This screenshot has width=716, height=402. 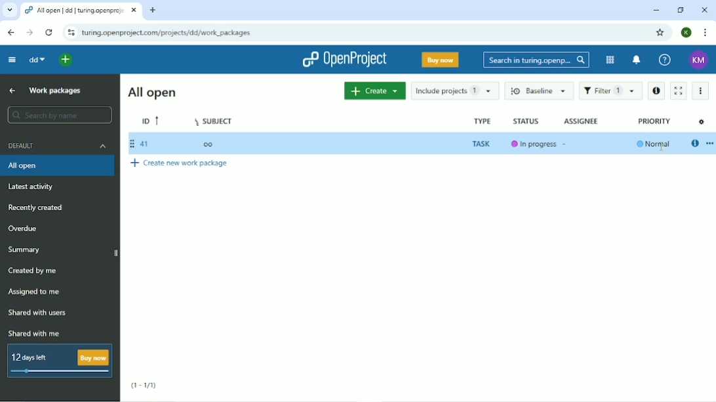 What do you see at coordinates (455, 91) in the screenshot?
I see `Include projects 1` at bounding box center [455, 91].